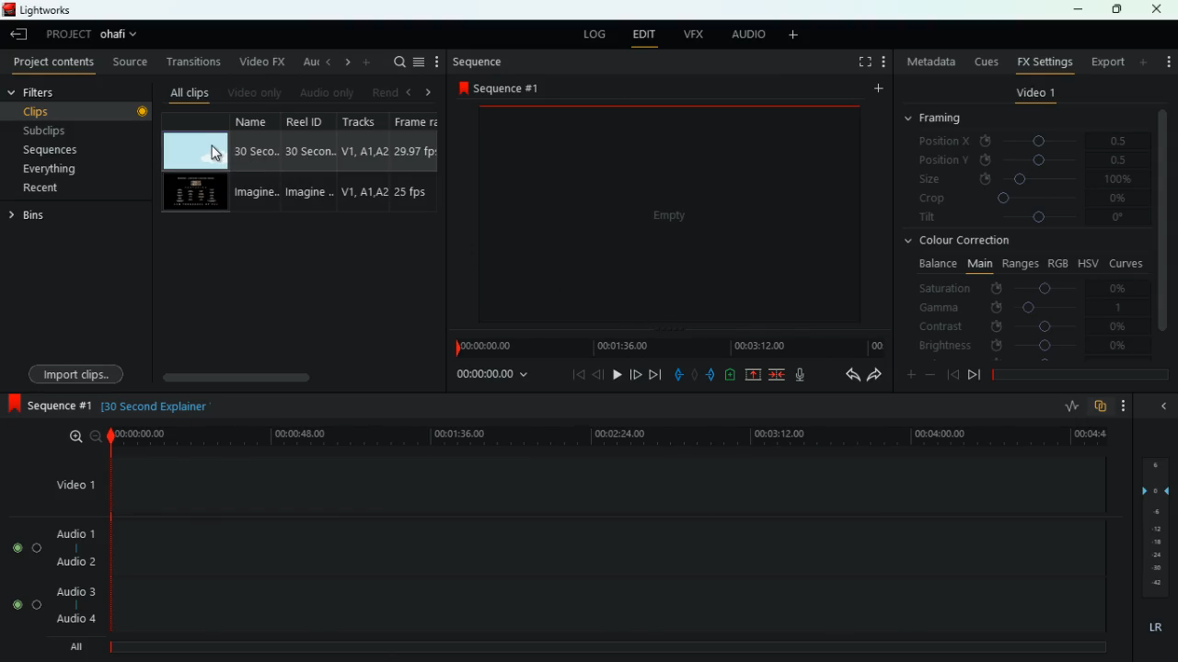 The image size is (1178, 662). I want to click on project content, so click(54, 63).